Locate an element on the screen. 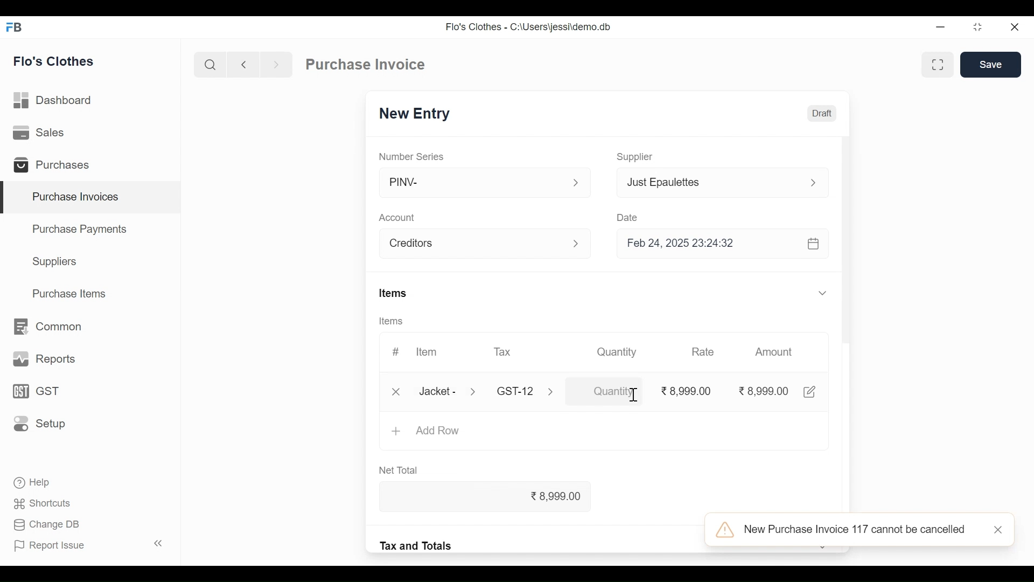  Account is located at coordinates (475, 243).